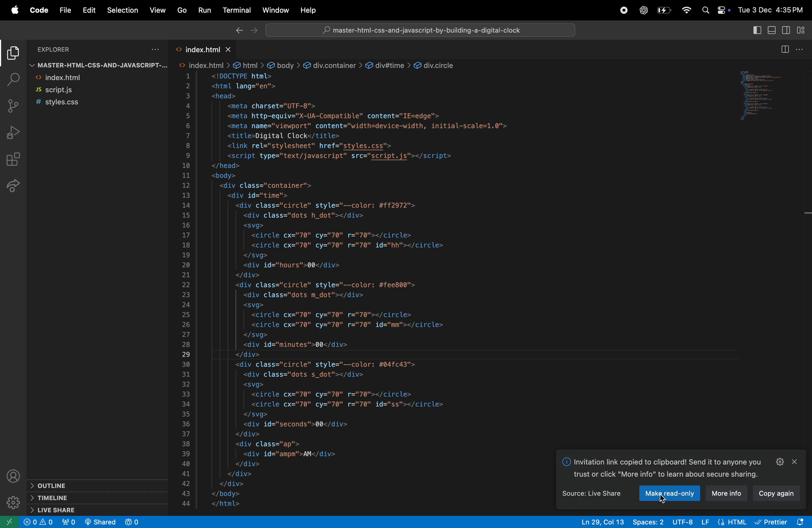  I want to click on date and time, so click(772, 9).